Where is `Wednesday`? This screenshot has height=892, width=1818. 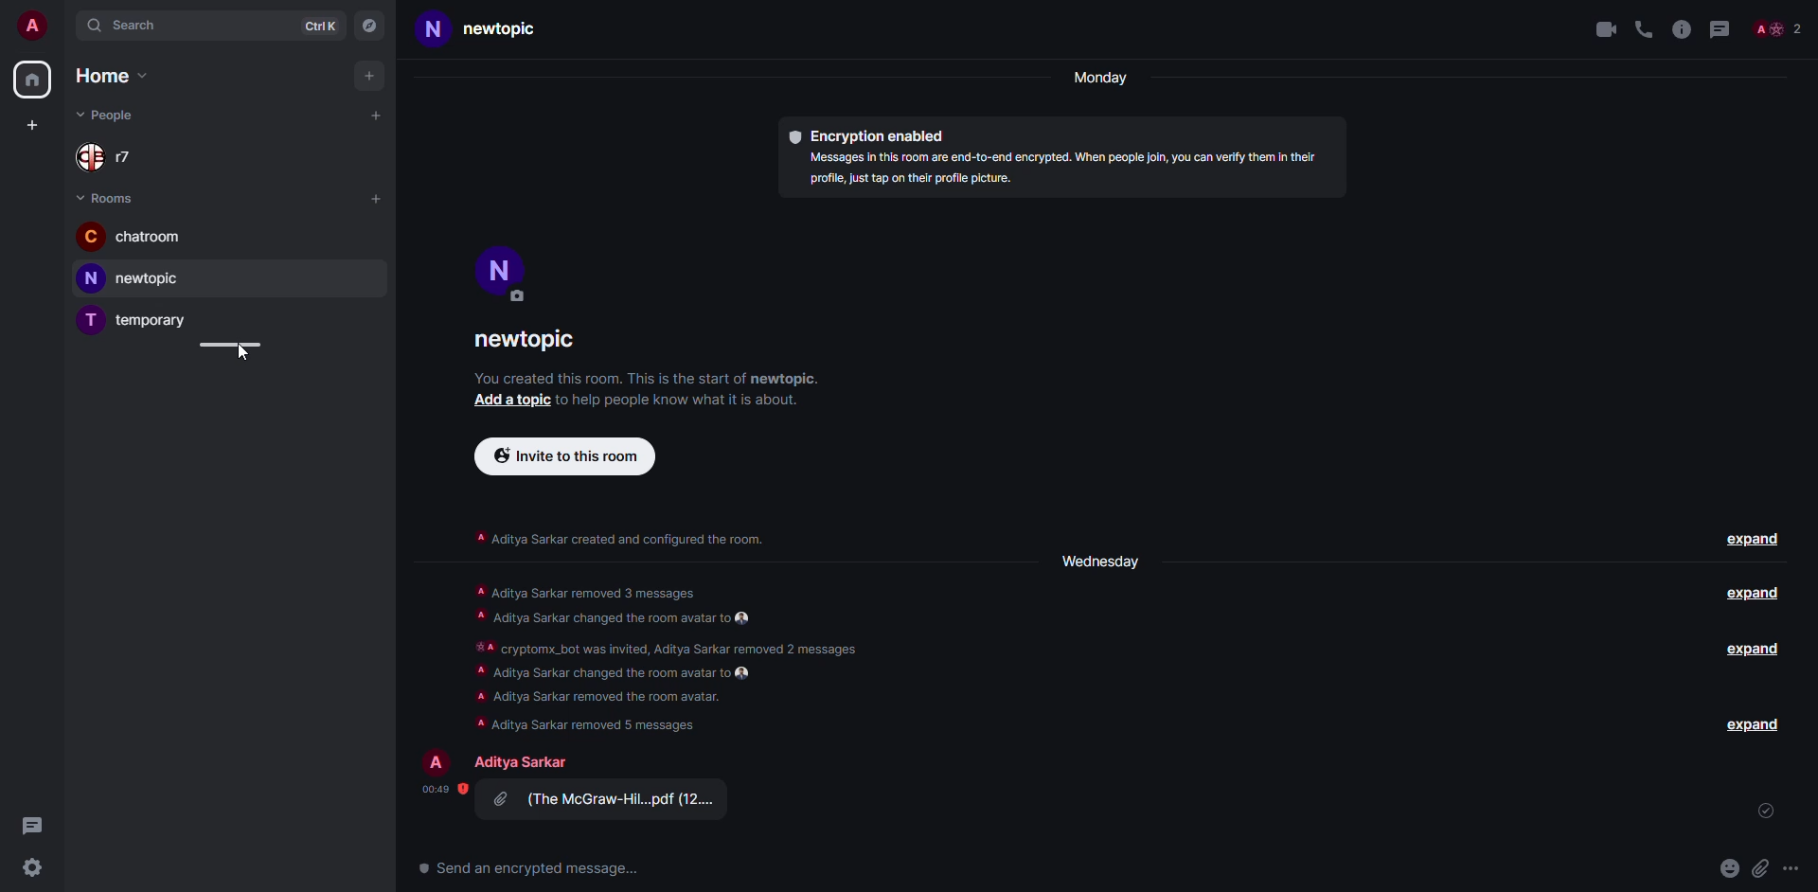
Wednesday is located at coordinates (1102, 559).